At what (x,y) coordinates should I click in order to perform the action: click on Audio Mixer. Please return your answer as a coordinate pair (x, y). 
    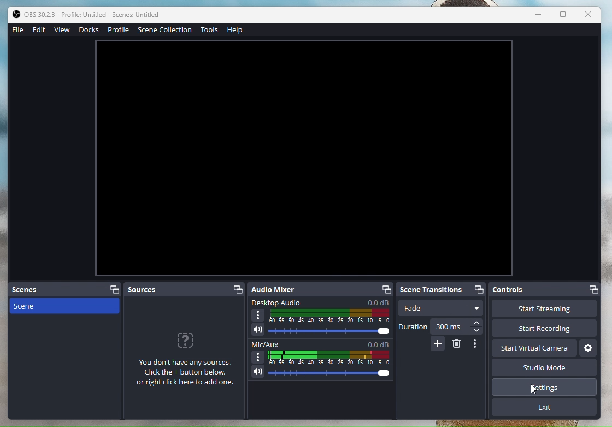
    Looking at the image, I should click on (321, 290).